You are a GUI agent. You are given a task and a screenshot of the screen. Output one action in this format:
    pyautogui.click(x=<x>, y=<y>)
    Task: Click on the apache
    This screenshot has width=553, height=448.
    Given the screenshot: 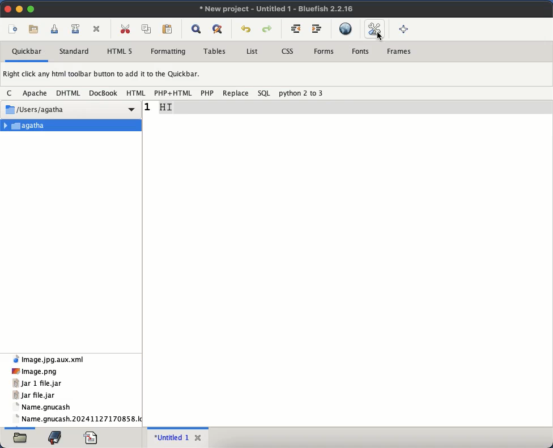 What is the action you would take?
    pyautogui.click(x=35, y=93)
    